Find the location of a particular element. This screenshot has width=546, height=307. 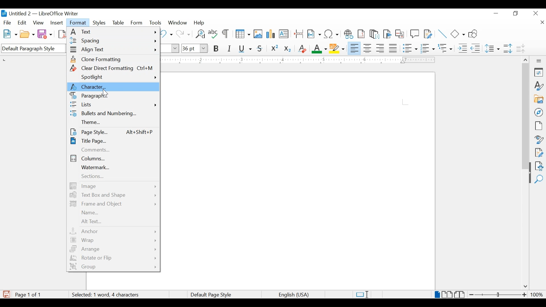

insert hyperlink is located at coordinates (349, 34).